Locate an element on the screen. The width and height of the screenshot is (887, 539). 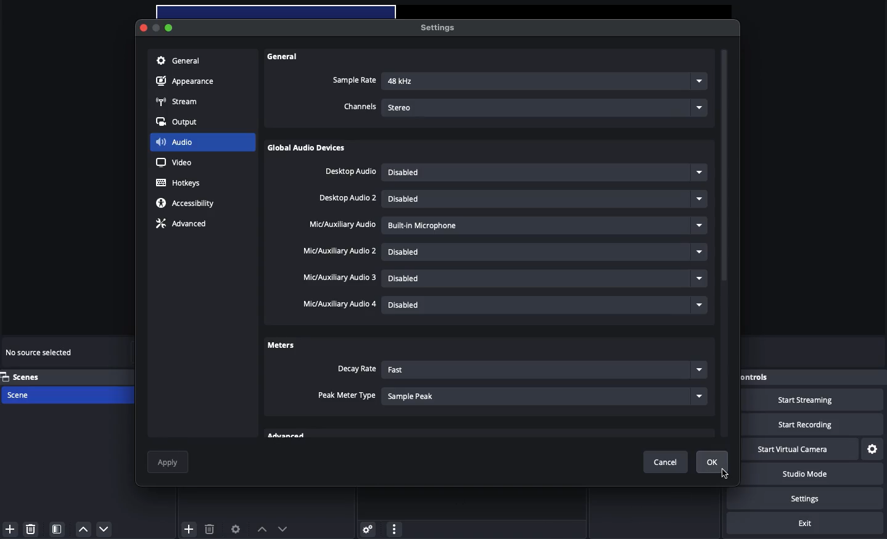
Close is located at coordinates (144, 28).